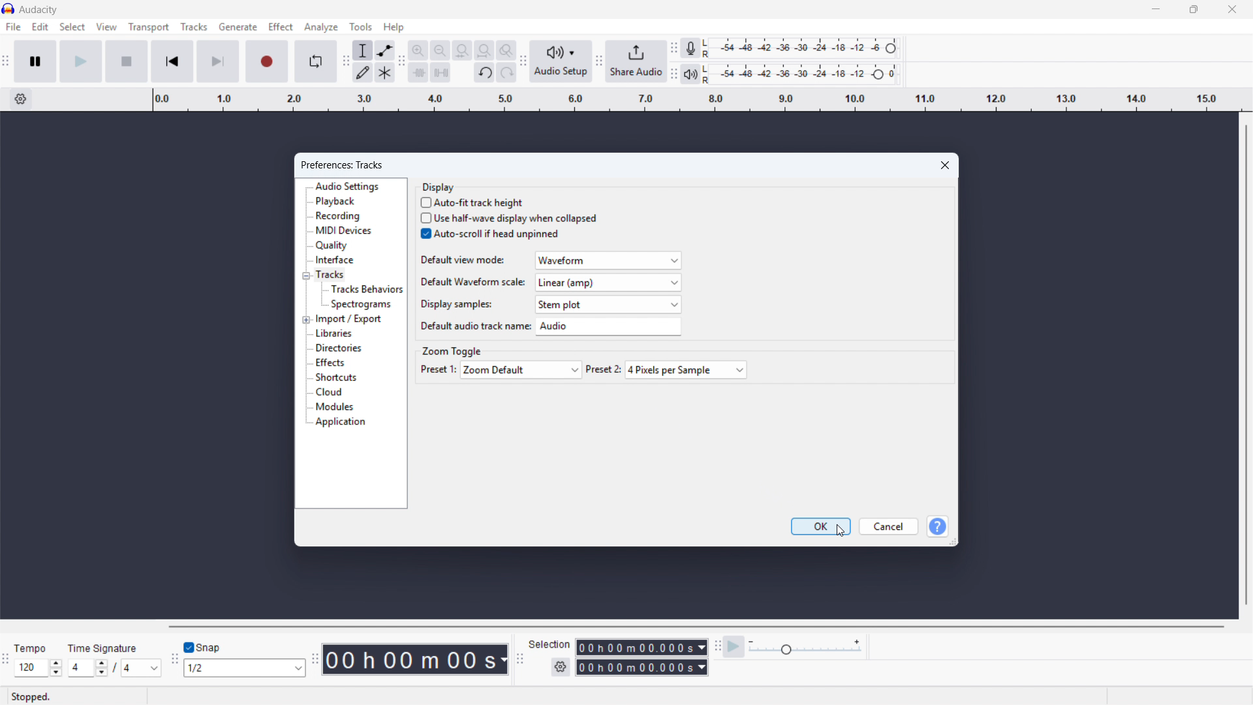 The image size is (1253, 705). Describe the element at coordinates (501, 369) in the screenshot. I see `set preset 1` at that location.